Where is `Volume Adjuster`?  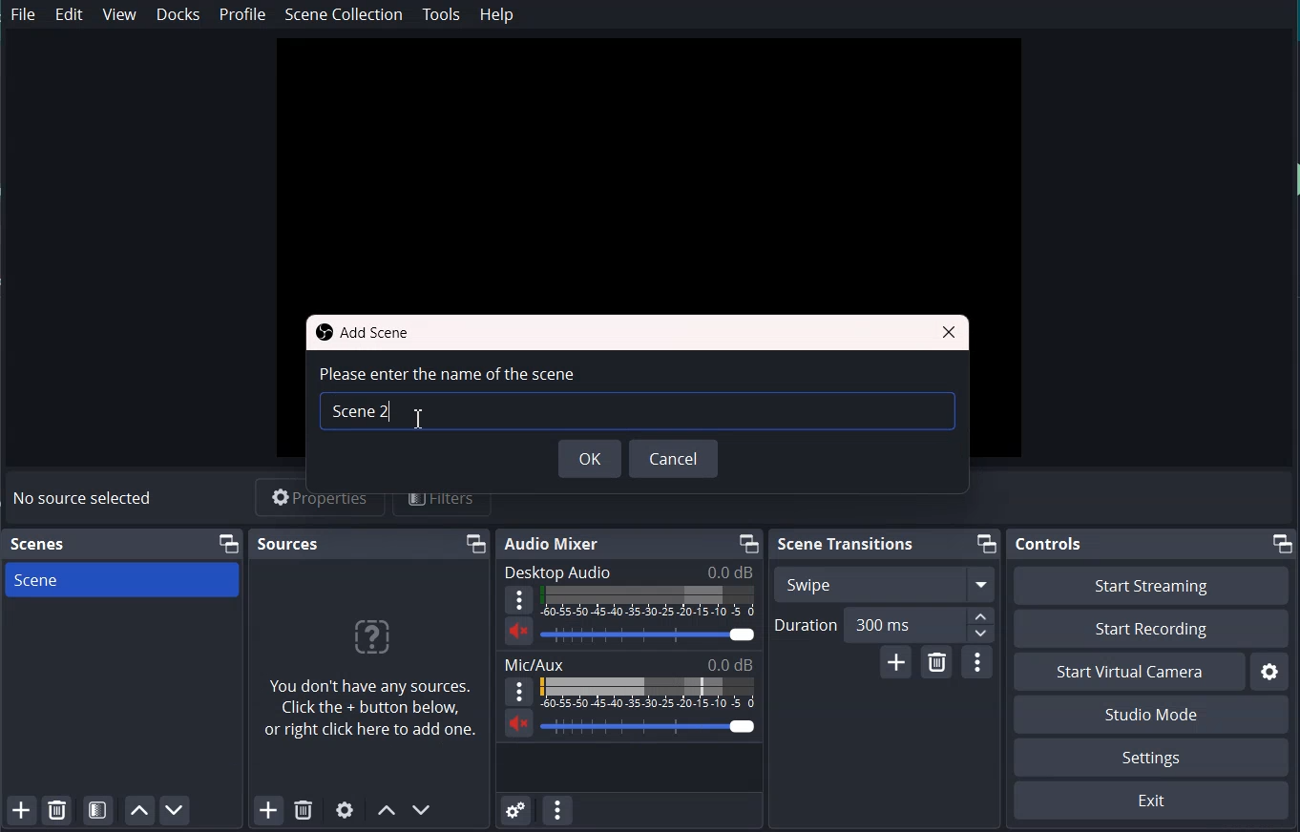 Volume Adjuster is located at coordinates (652, 726).